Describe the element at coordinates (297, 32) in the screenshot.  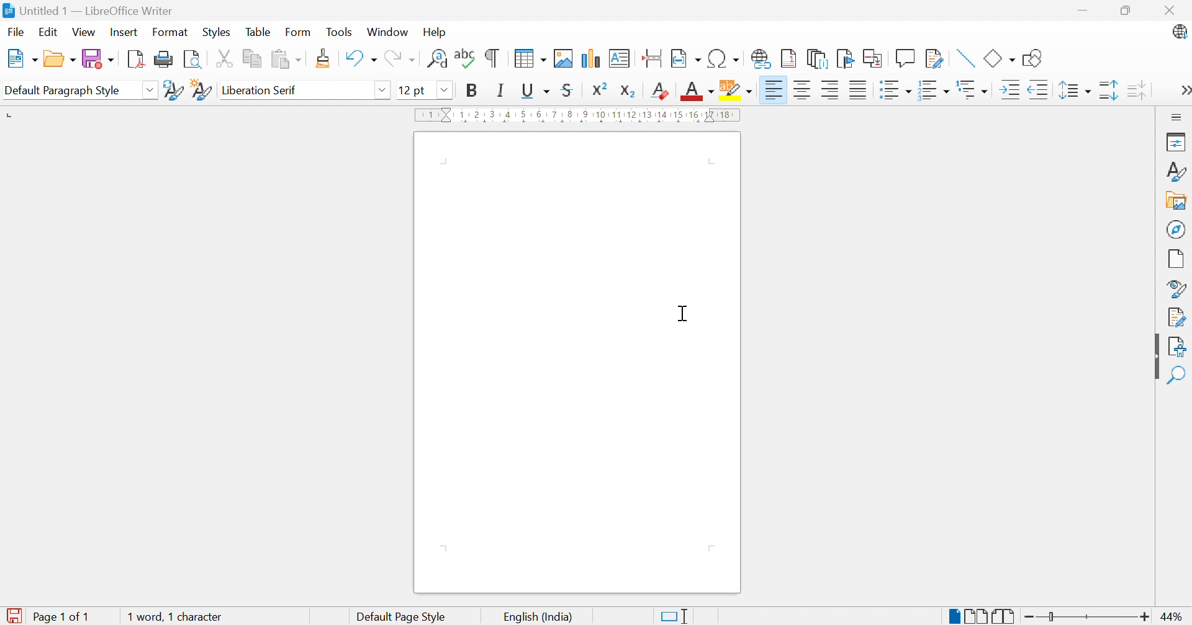
I see `Form` at that location.